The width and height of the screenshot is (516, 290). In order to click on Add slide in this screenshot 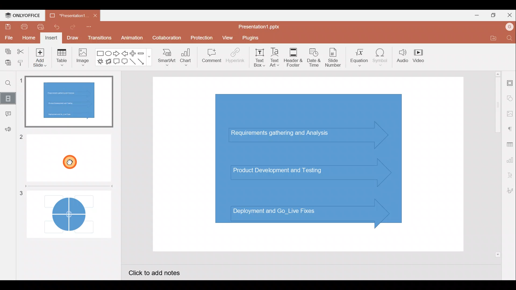, I will do `click(39, 59)`.